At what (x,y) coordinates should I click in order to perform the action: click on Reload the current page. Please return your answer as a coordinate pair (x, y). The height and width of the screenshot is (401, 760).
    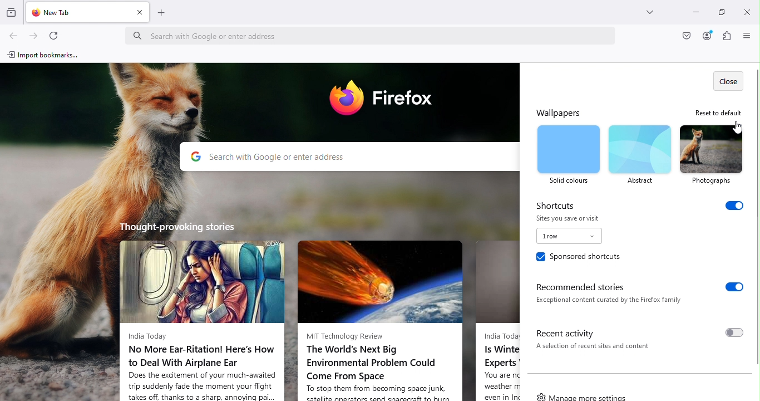
    Looking at the image, I should click on (54, 35).